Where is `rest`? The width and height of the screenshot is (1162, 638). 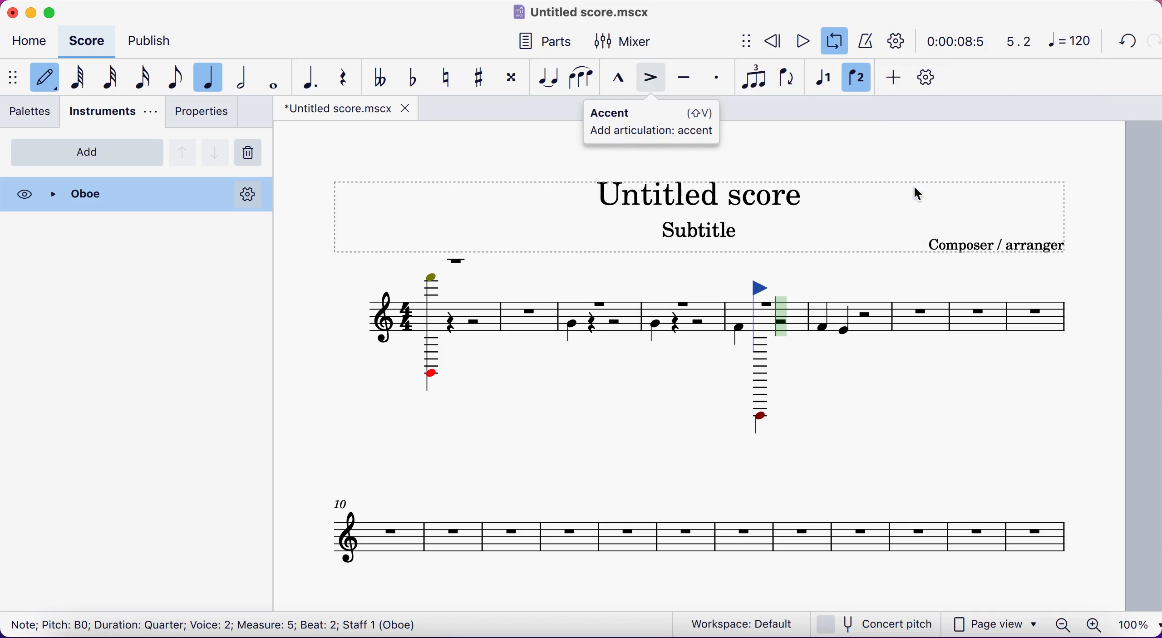 rest is located at coordinates (346, 76).